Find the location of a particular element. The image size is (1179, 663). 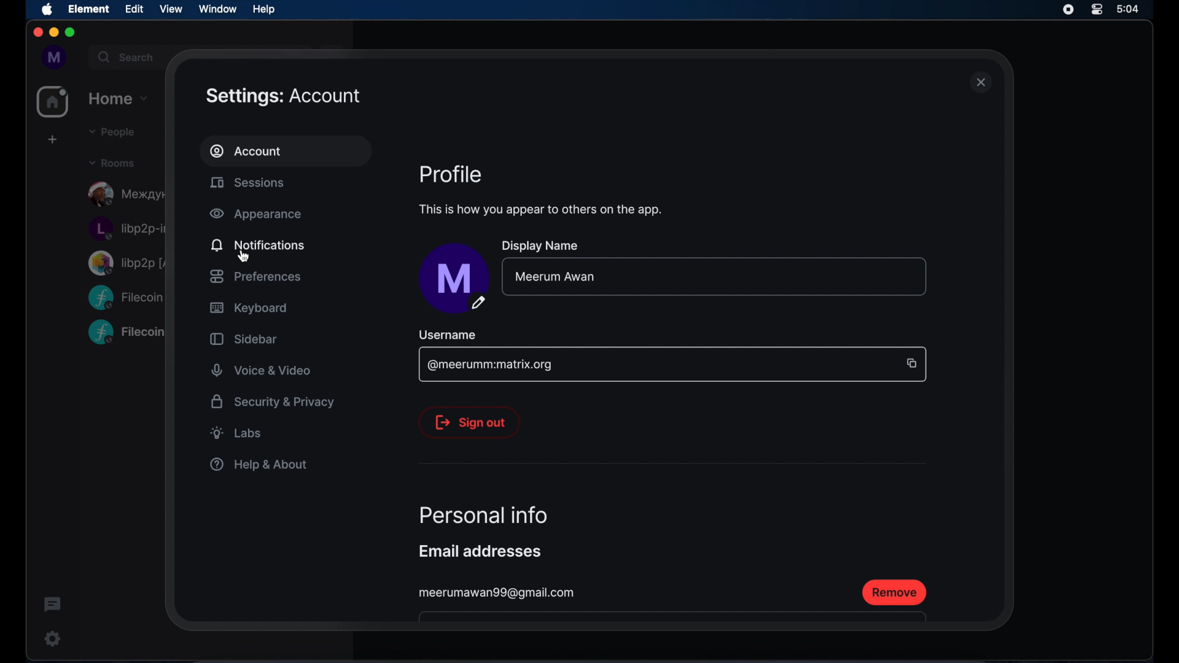

search is located at coordinates (125, 55).